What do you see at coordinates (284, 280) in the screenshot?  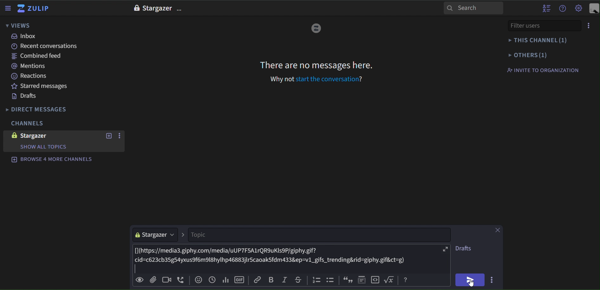 I see `italic` at bounding box center [284, 280].